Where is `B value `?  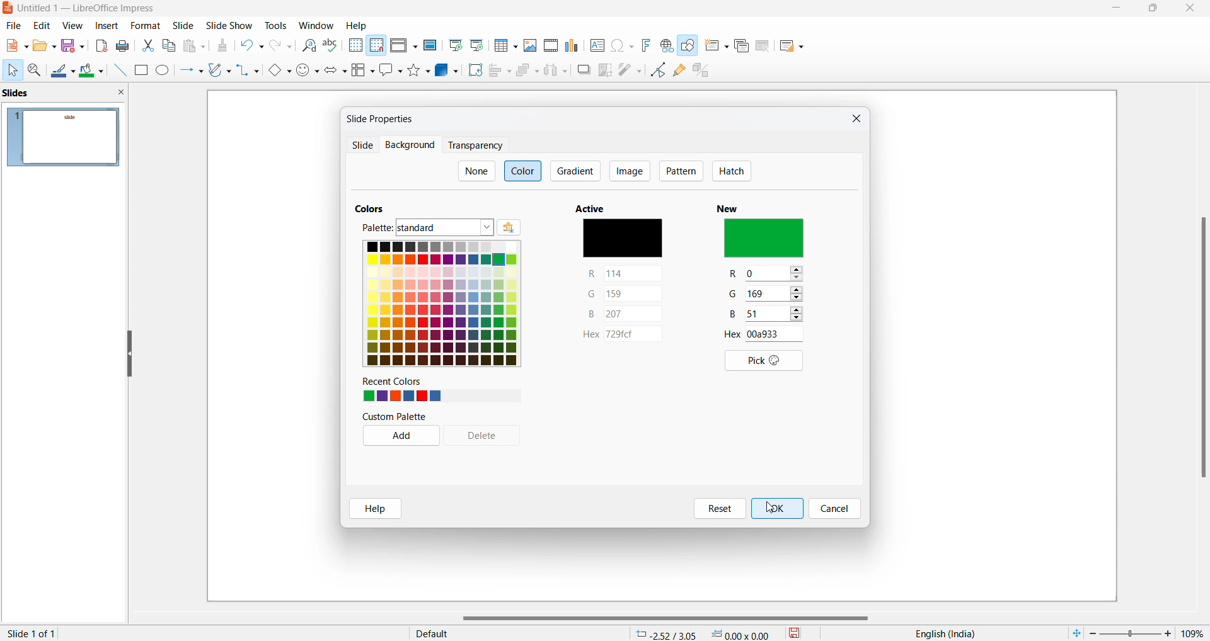 B value  is located at coordinates (734, 315).